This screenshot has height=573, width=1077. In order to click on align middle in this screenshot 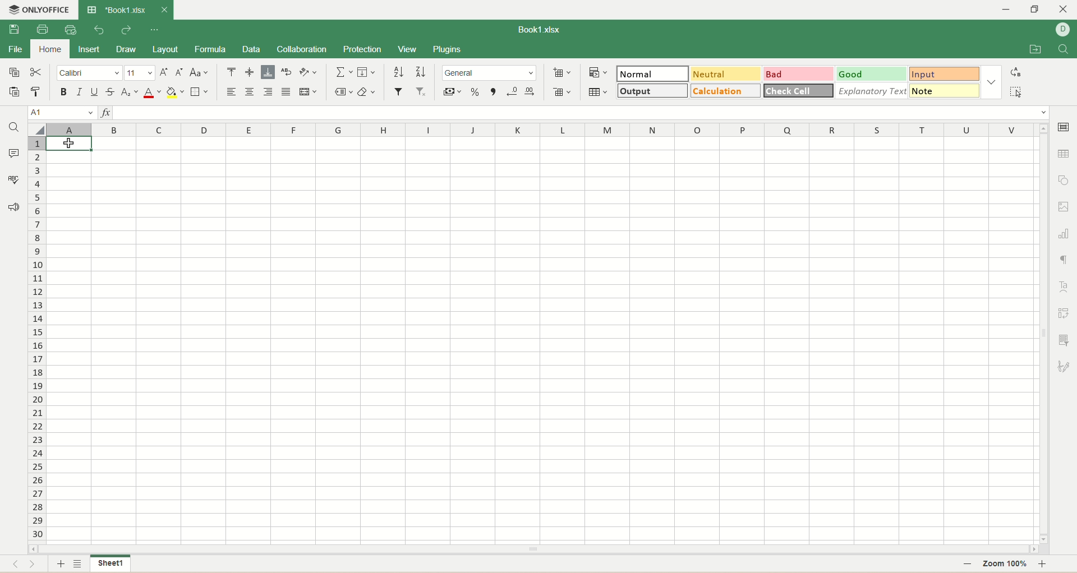, I will do `click(251, 72)`.